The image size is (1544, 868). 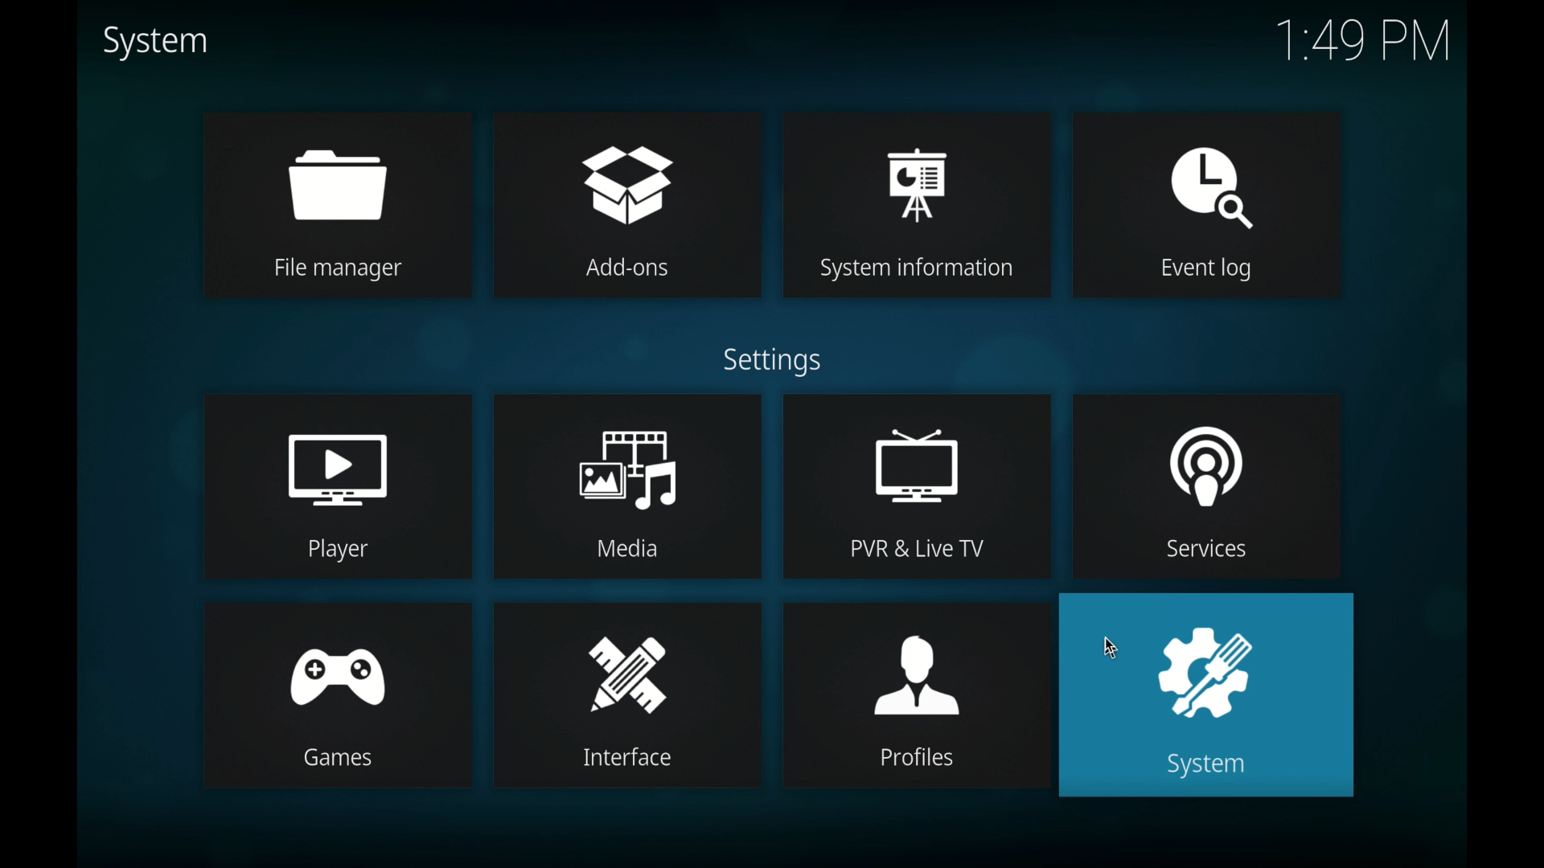 I want to click on cursor, so click(x=1115, y=647).